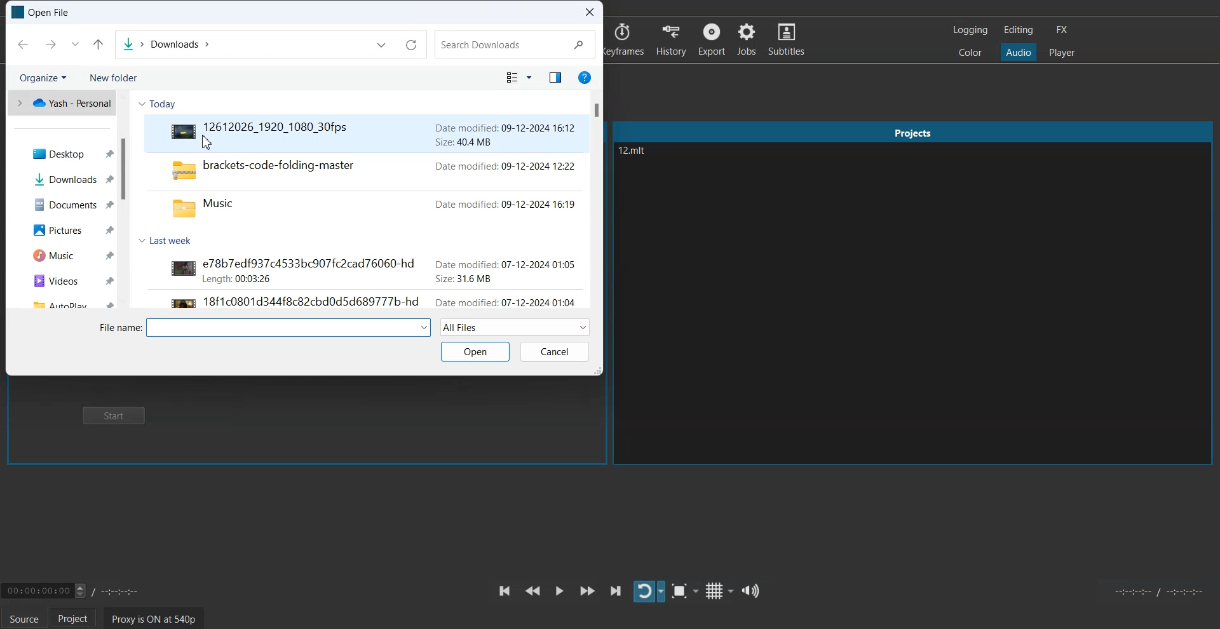 The height and width of the screenshot is (629, 1220). What do you see at coordinates (362, 281) in the screenshot?
I see `Files` at bounding box center [362, 281].